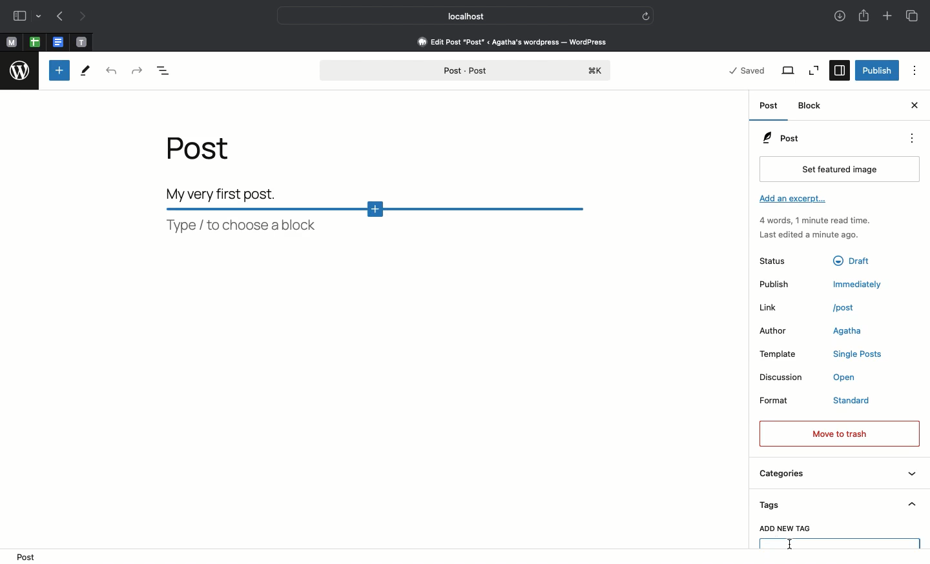  What do you see at coordinates (646, 17) in the screenshot?
I see `refresh` at bounding box center [646, 17].